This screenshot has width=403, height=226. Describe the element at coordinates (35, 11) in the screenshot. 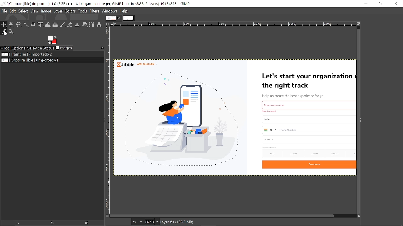

I see `View` at that location.